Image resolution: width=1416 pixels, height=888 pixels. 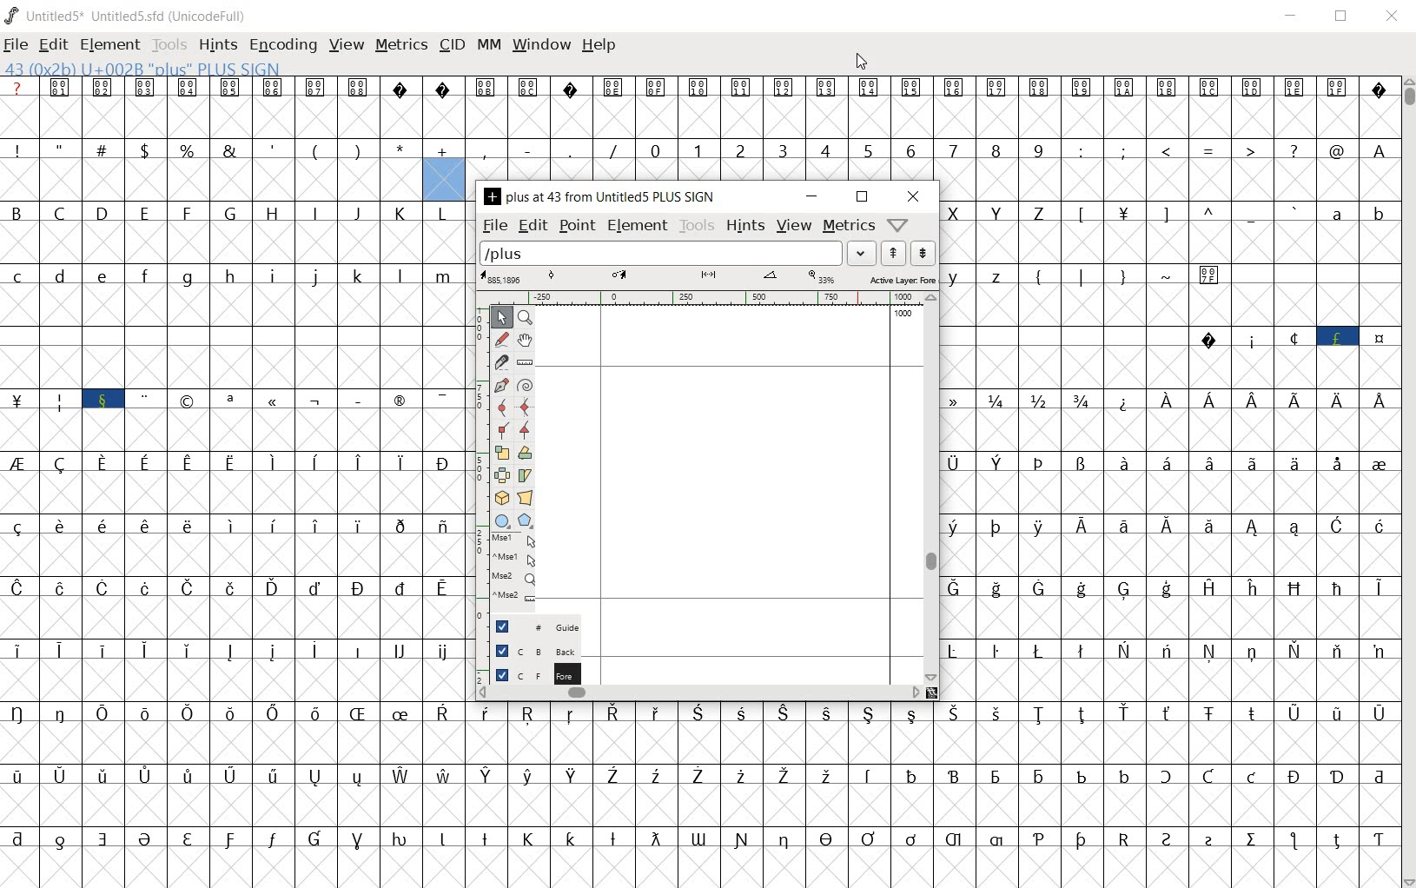 What do you see at coordinates (233, 484) in the screenshot?
I see `` at bounding box center [233, 484].